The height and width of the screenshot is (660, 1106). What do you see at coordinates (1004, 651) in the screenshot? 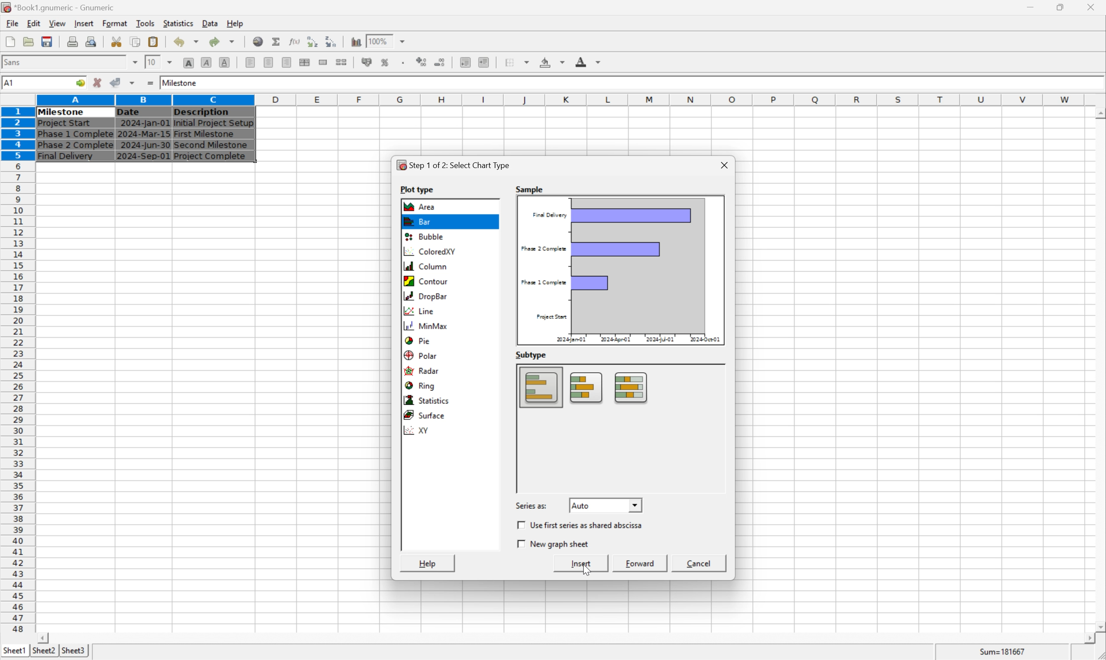
I see `Sum=181667` at bounding box center [1004, 651].